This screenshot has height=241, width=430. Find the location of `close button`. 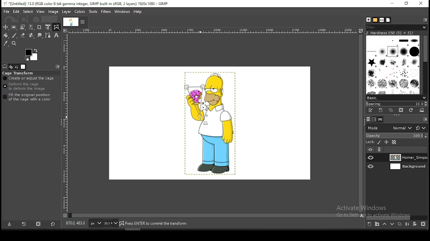

close button is located at coordinates (83, 22).